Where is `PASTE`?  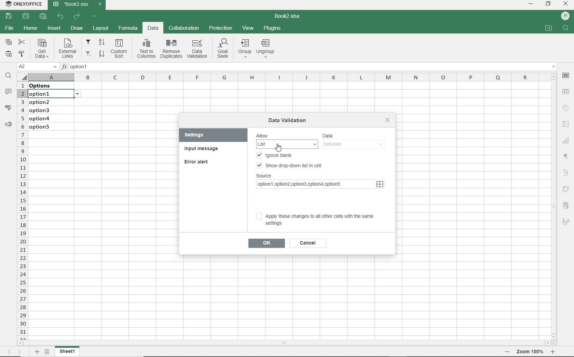 PASTE is located at coordinates (10, 53).